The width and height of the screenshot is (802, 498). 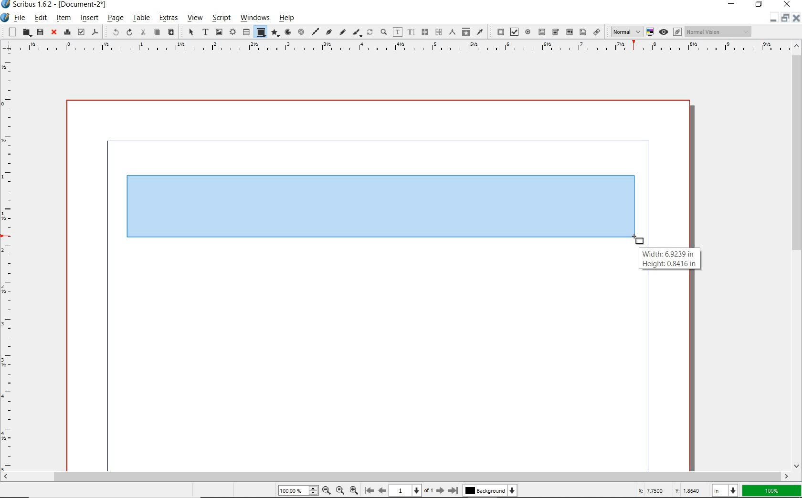 I want to click on table, so click(x=141, y=18).